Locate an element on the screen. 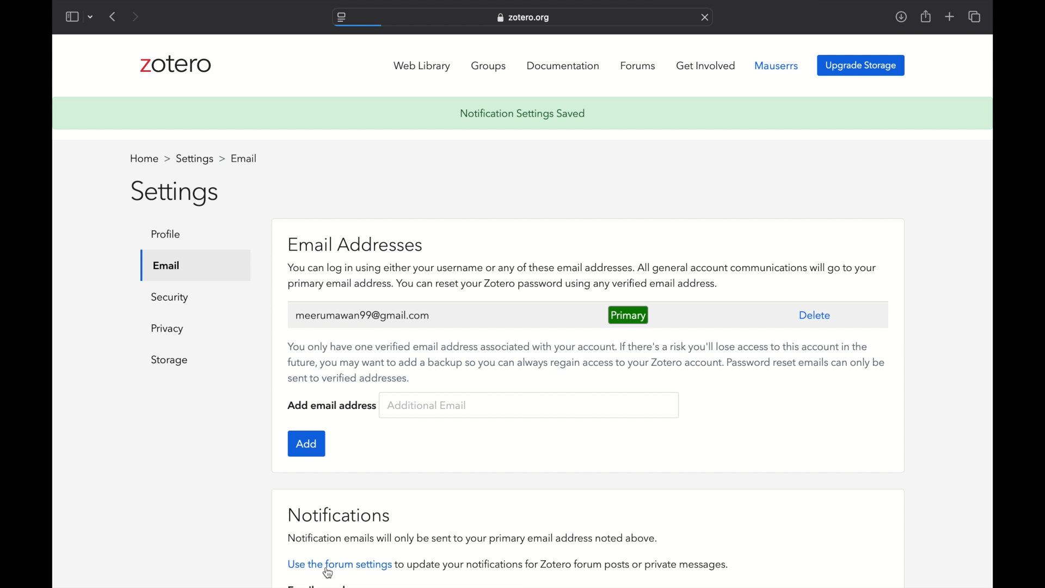  new tab is located at coordinates (950, 16).